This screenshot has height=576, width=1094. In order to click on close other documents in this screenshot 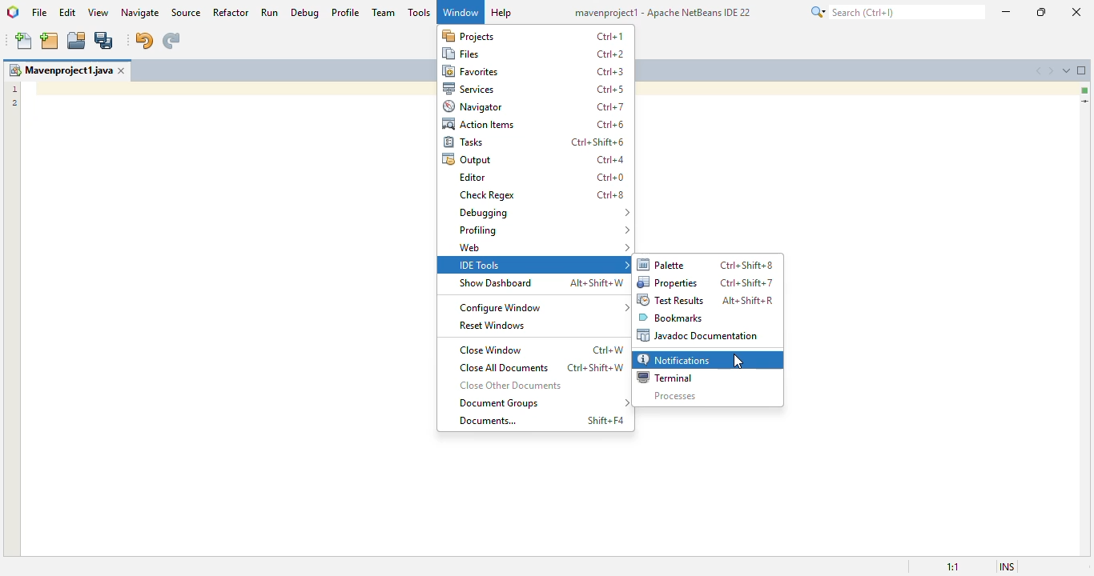, I will do `click(512, 385)`.